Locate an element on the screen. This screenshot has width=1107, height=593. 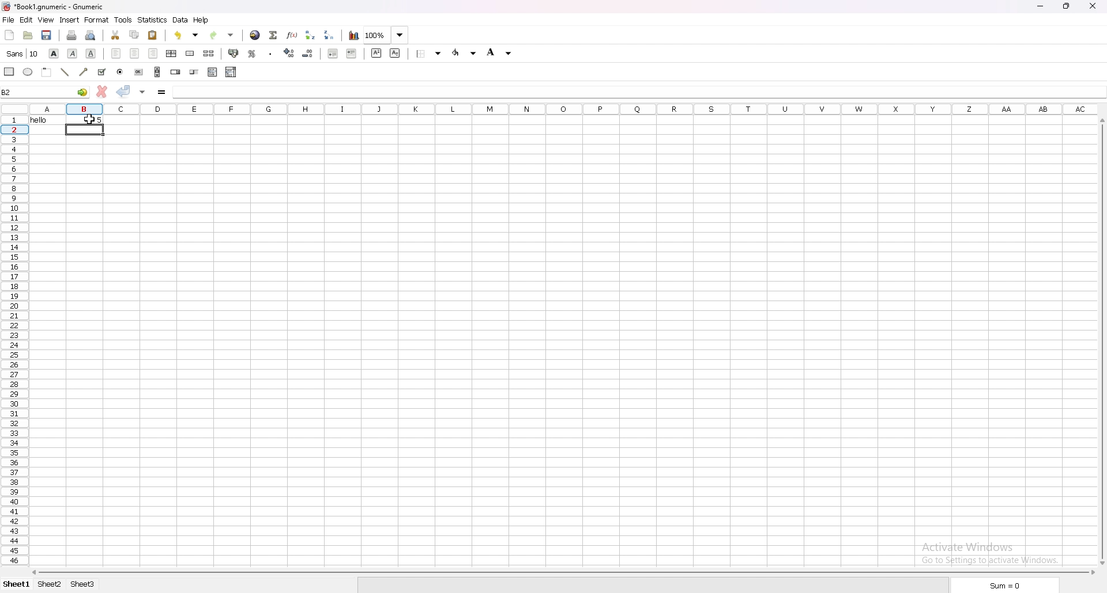
background is located at coordinates (430, 53).